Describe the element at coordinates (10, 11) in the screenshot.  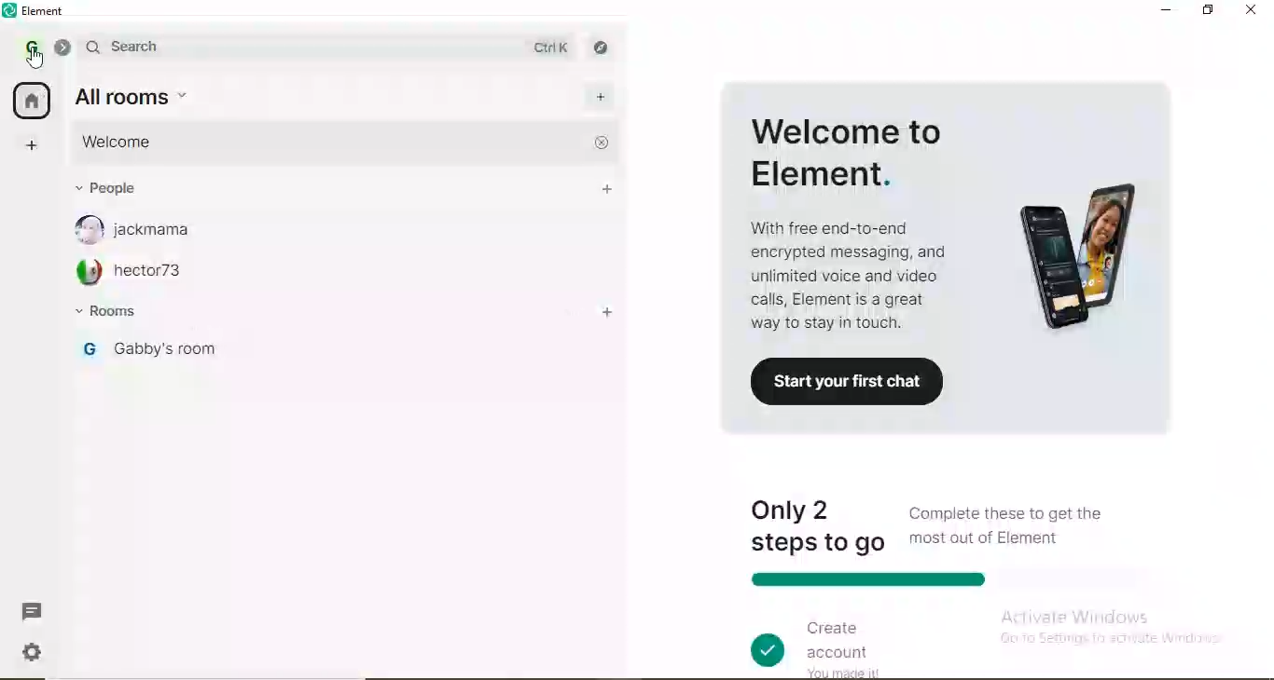
I see `element logo` at that location.